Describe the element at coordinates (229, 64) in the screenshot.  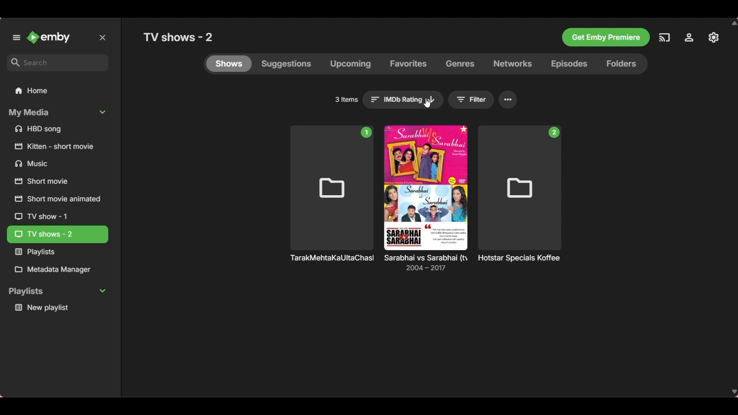
I see `Shows` at that location.